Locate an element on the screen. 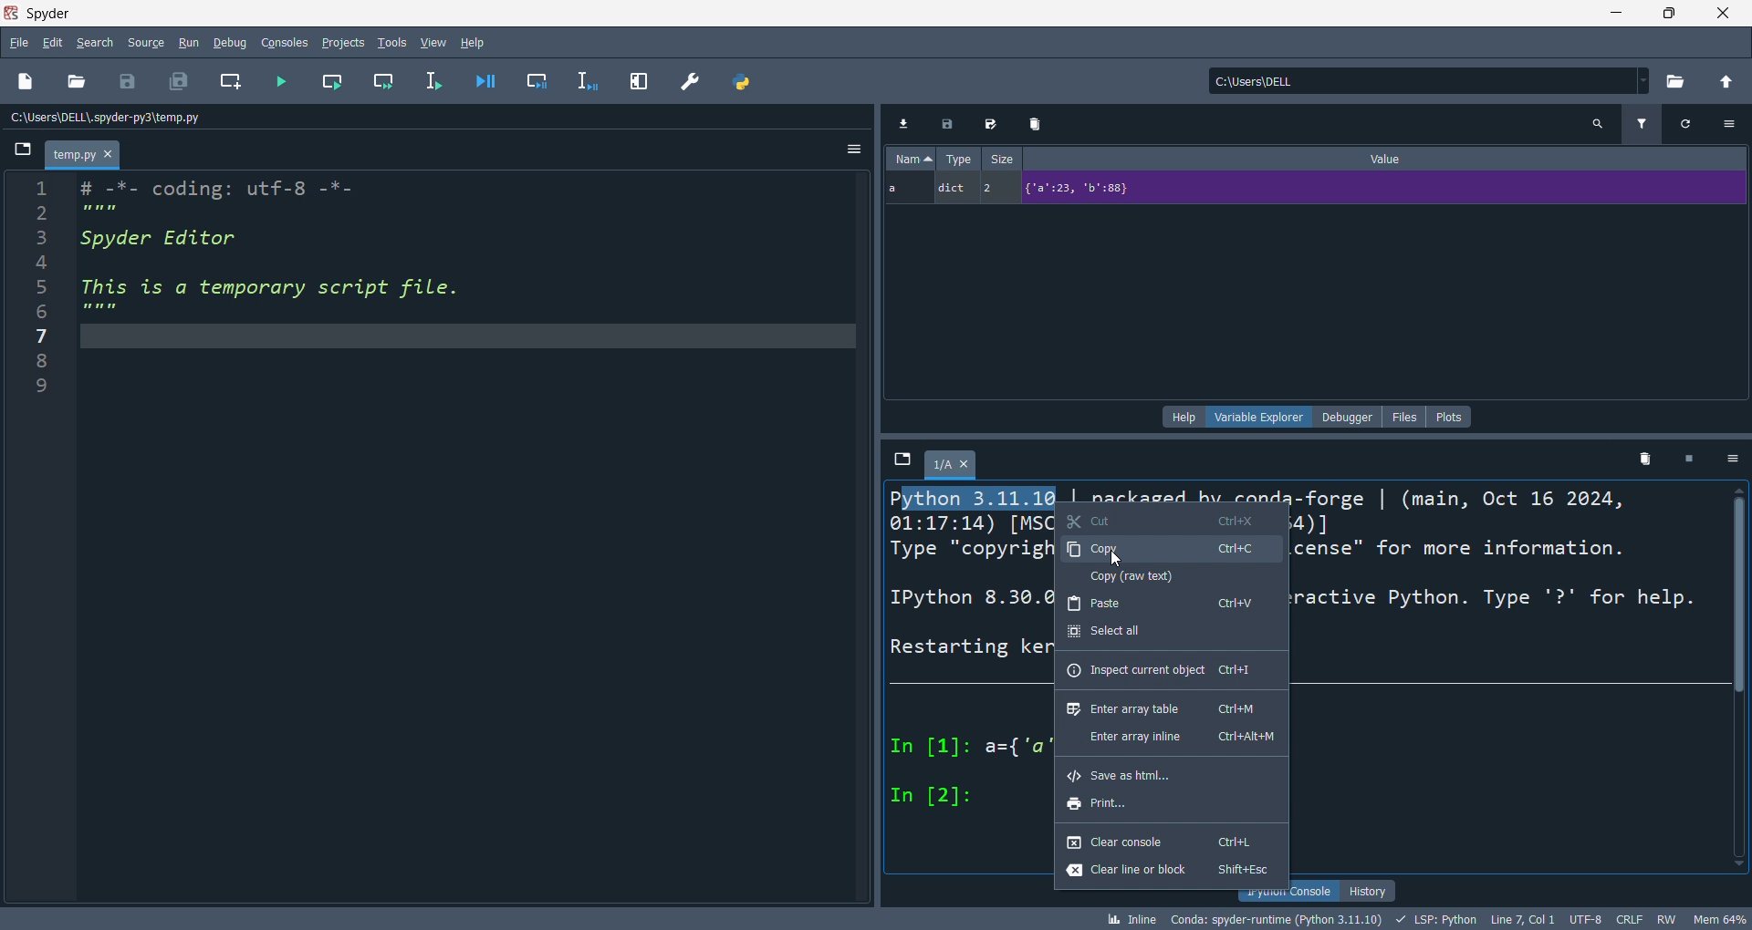  inline is located at coordinates (1129, 919).